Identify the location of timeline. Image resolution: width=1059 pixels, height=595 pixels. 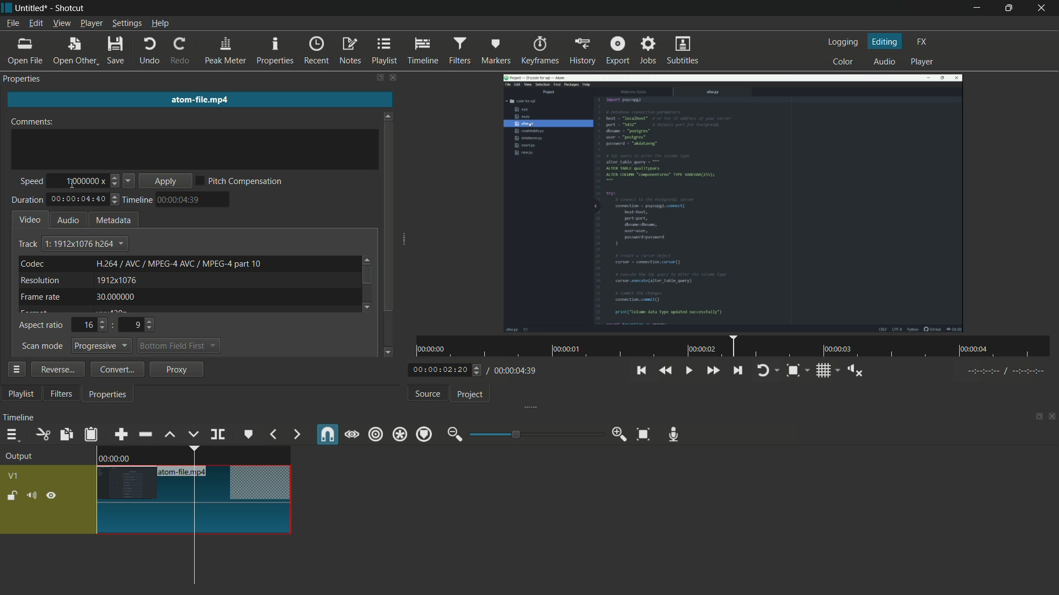
(421, 51).